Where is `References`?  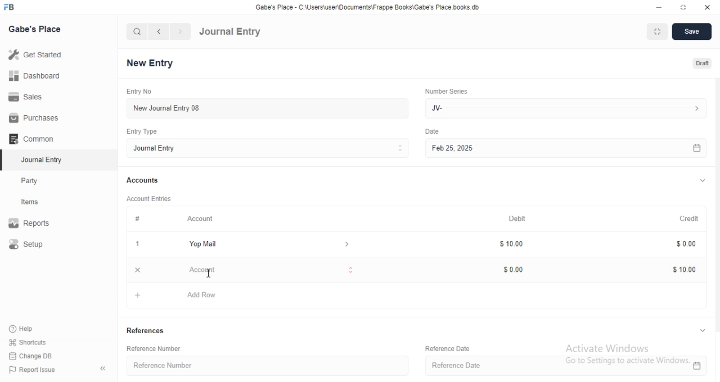
References is located at coordinates (147, 330).